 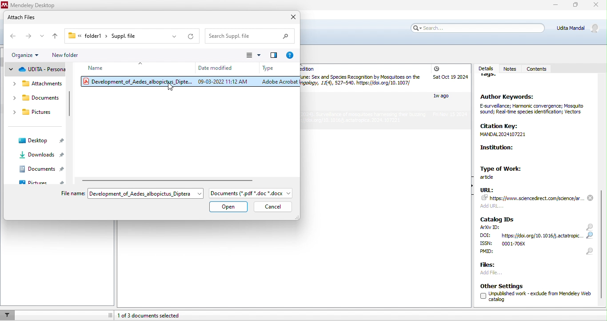 What do you see at coordinates (172, 180) in the screenshot?
I see `horizontal slider` at bounding box center [172, 180].